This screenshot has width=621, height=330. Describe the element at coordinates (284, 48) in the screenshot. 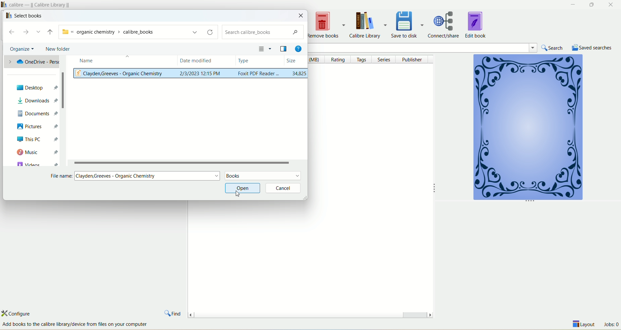

I see `preview` at that location.